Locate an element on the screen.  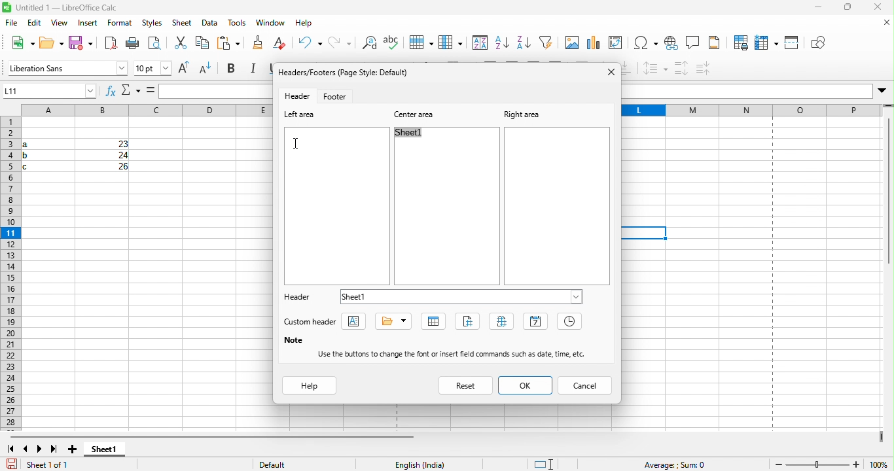
undo is located at coordinates (284, 44).